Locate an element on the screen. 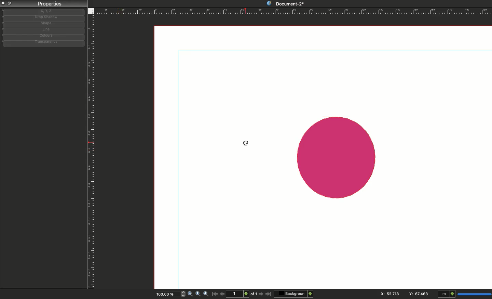  Zoom out is located at coordinates (190, 294).